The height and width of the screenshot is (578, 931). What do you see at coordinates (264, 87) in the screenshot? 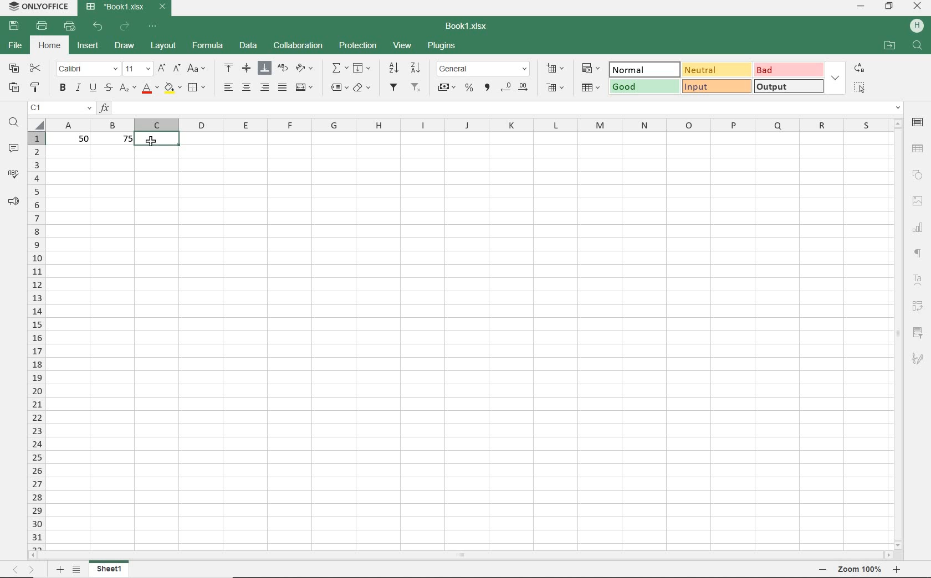
I see `align right` at bounding box center [264, 87].